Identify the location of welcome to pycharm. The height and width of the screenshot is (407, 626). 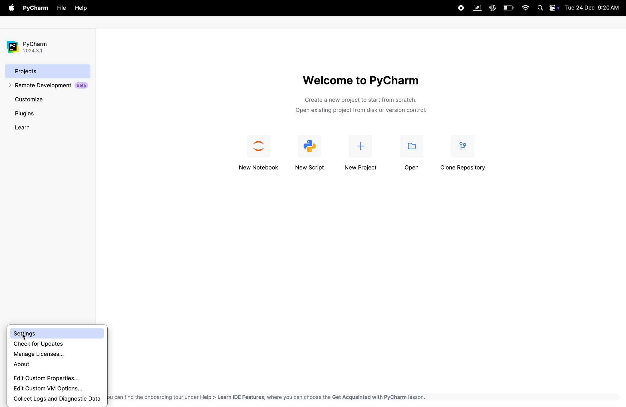
(360, 80).